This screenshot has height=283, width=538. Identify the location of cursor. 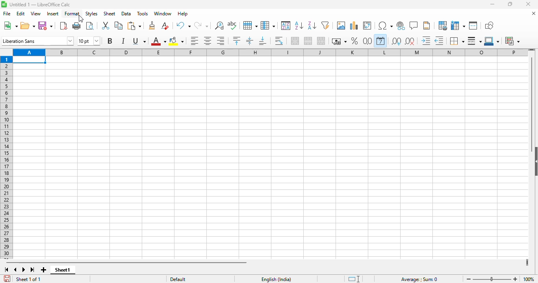
(81, 19).